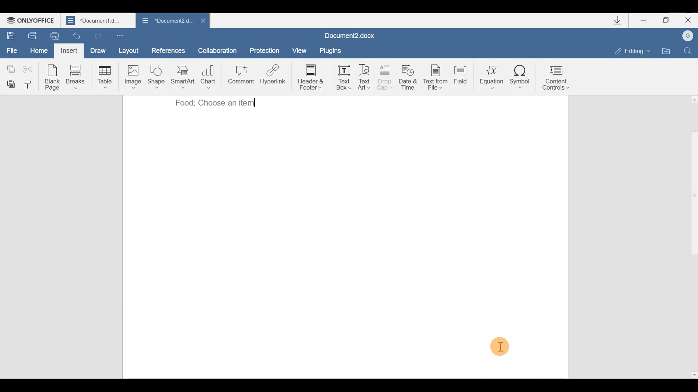 Image resolution: width=698 pixels, height=392 pixels. I want to click on Undo, so click(77, 35).